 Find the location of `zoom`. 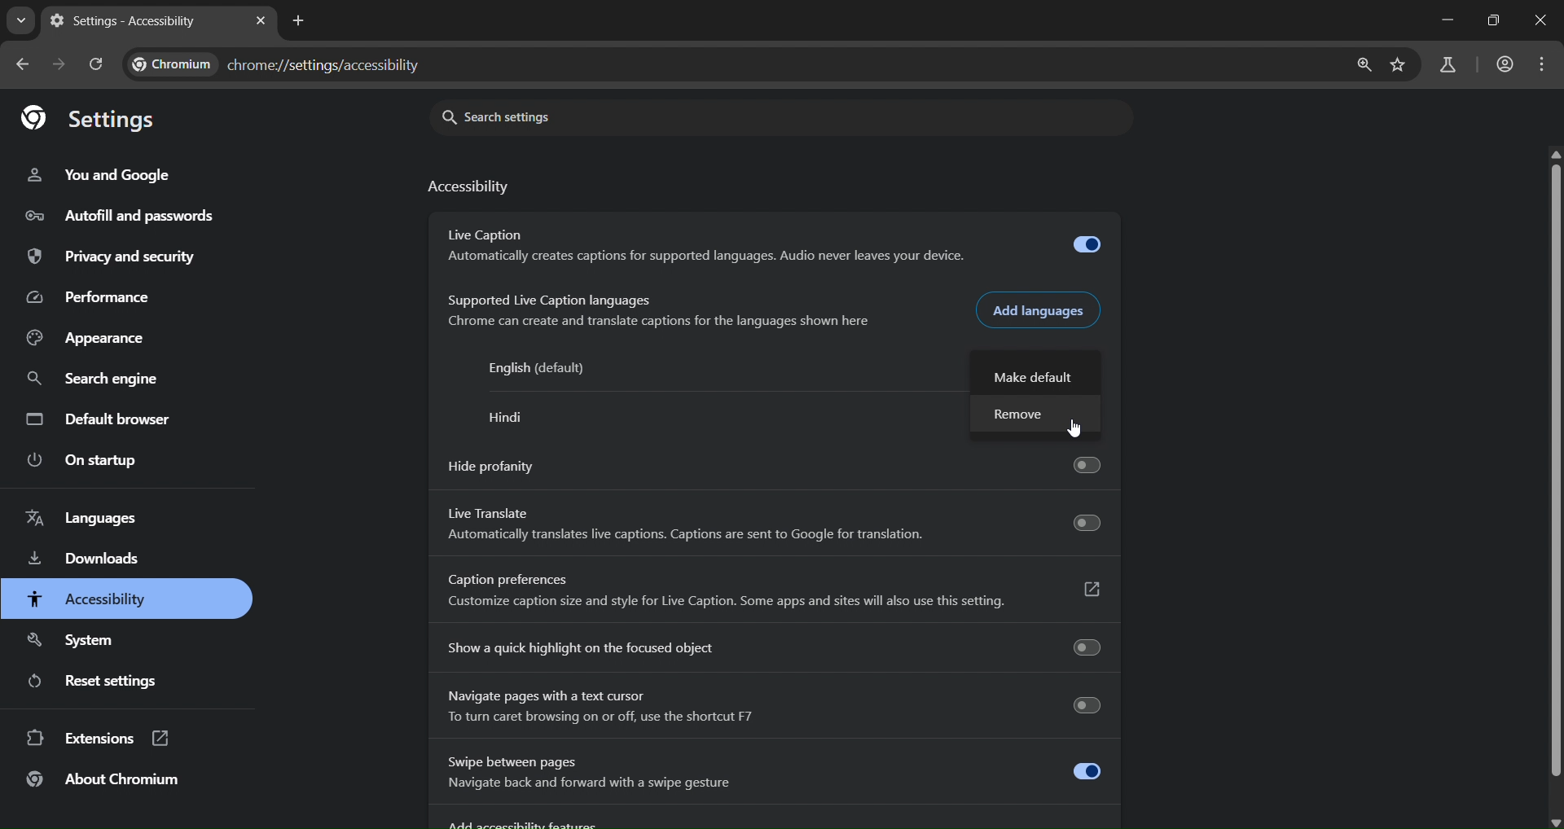

zoom is located at coordinates (1360, 66).